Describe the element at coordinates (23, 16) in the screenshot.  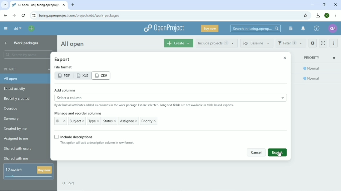
I see `Reload this page ` at that location.